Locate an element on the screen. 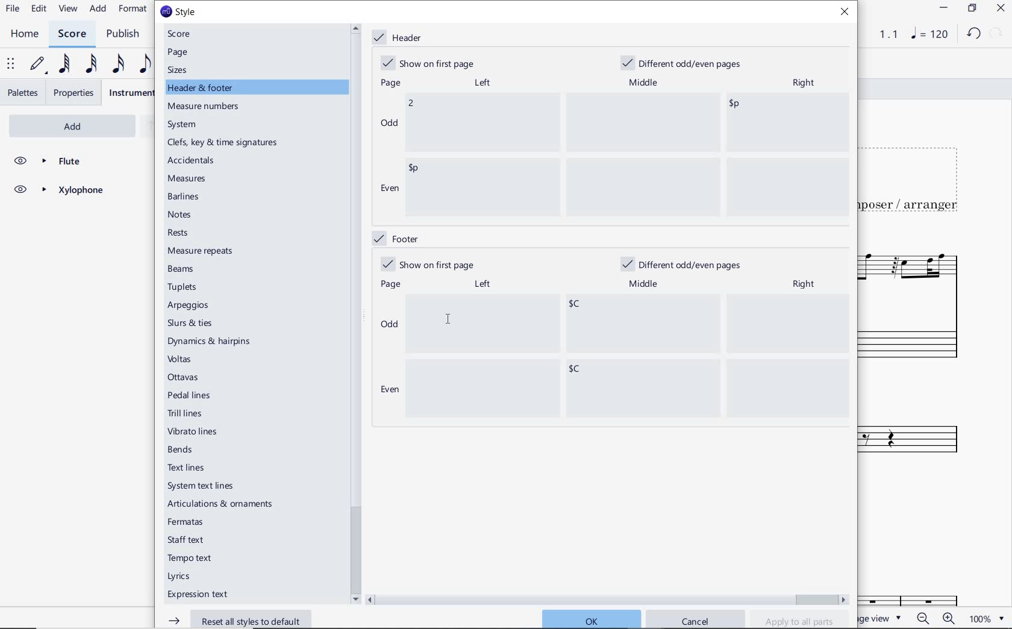 Image resolution: width=1012 pixels, height=629 pixels. 16TH NOTE is located at coordinates (118, 63).